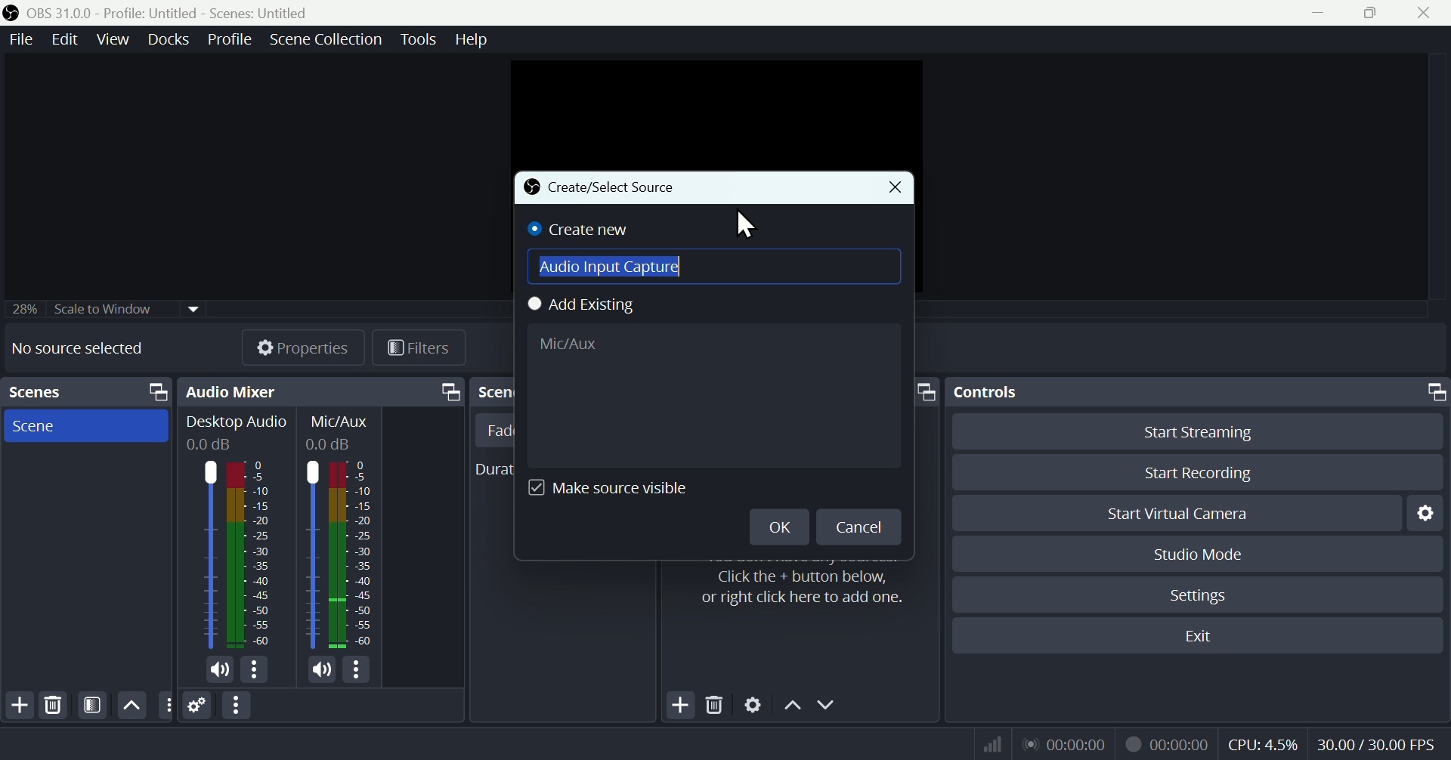  Describe the element at coordinates (682, 706) in the screenshot. I see `Add` at that location.